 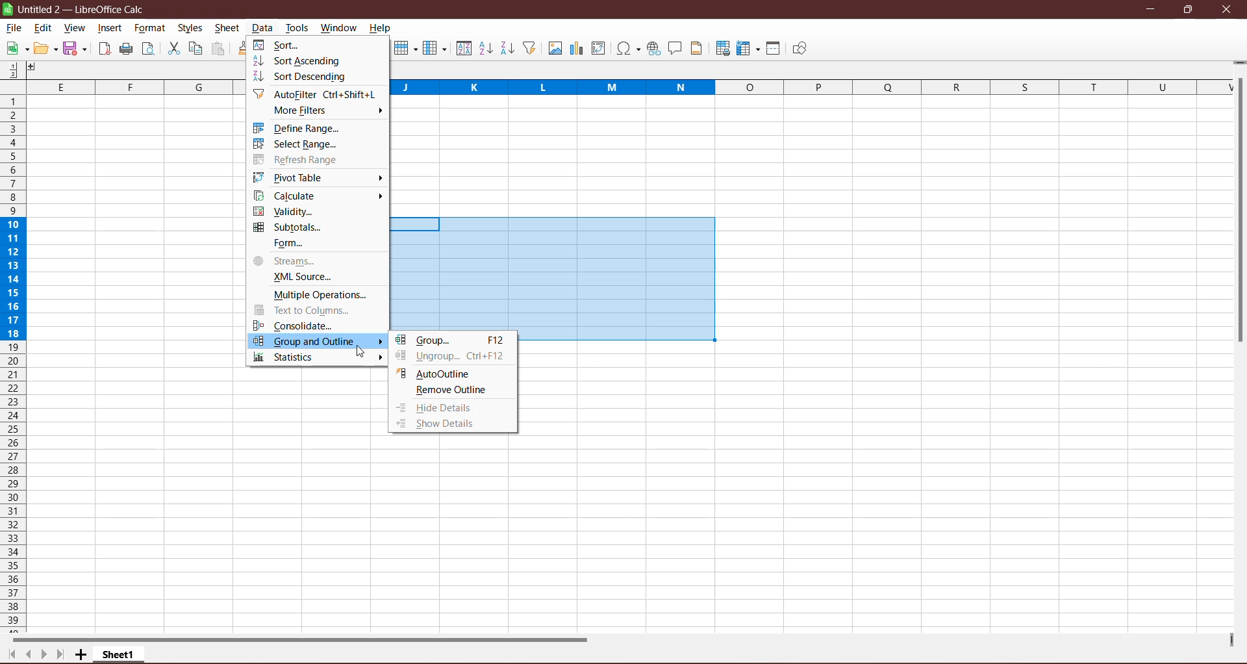 I want to click on Close, so click(x=1227, y=10).